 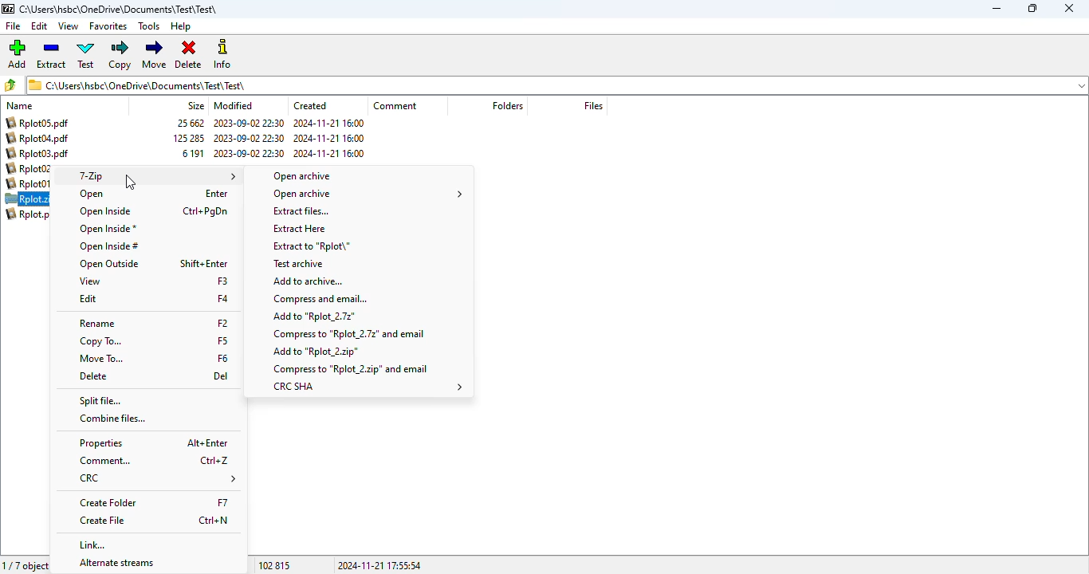 I want to click on size, so click(x=195, y=105).